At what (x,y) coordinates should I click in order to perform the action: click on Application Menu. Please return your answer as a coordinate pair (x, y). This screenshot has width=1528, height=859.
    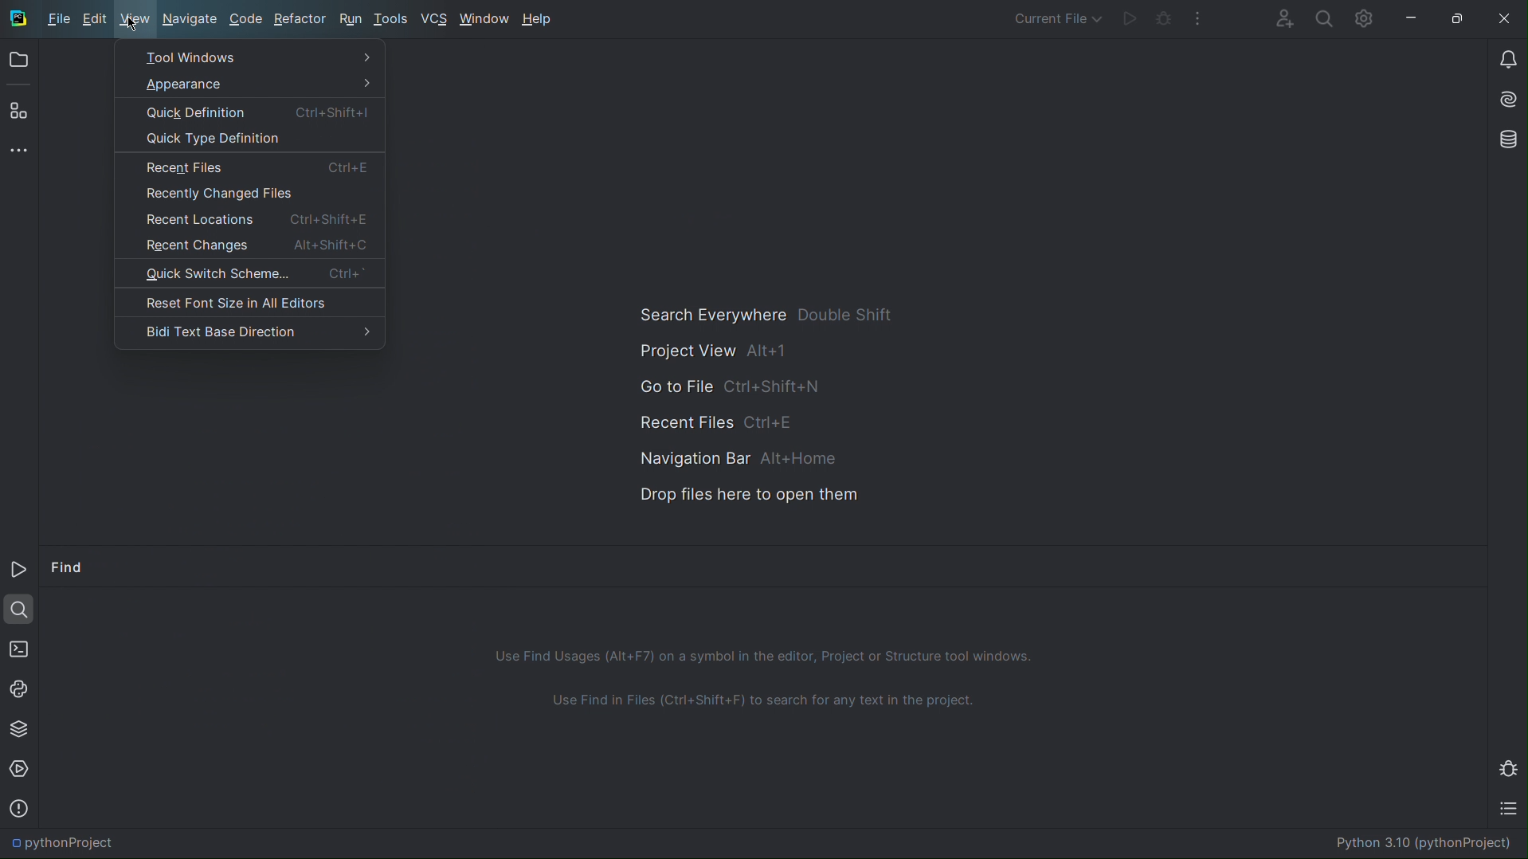
    Looking at the image, I should click on (55, 17).